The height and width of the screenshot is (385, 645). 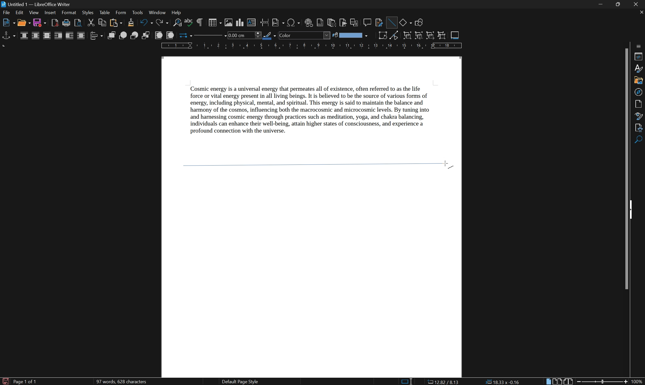 I want to click on insert endnote, so click(x=331, y=23).